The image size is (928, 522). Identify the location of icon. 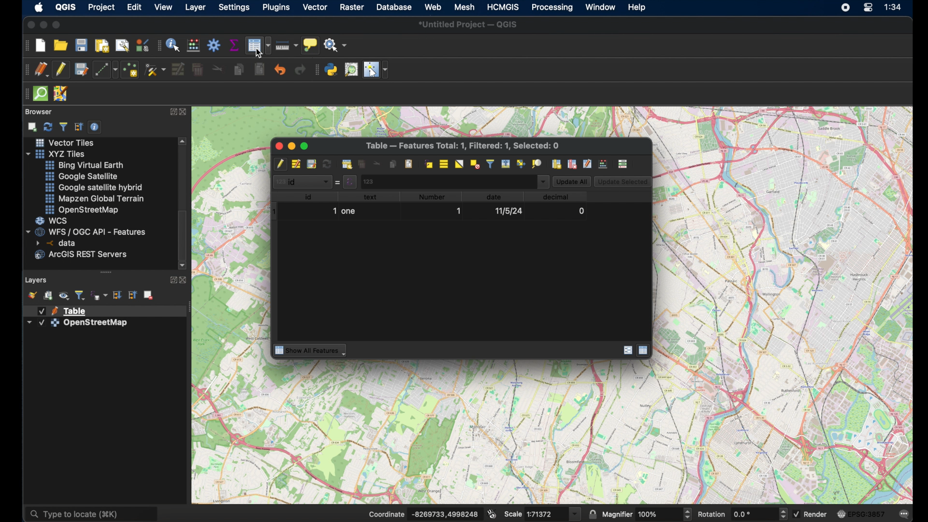
(841, 514).